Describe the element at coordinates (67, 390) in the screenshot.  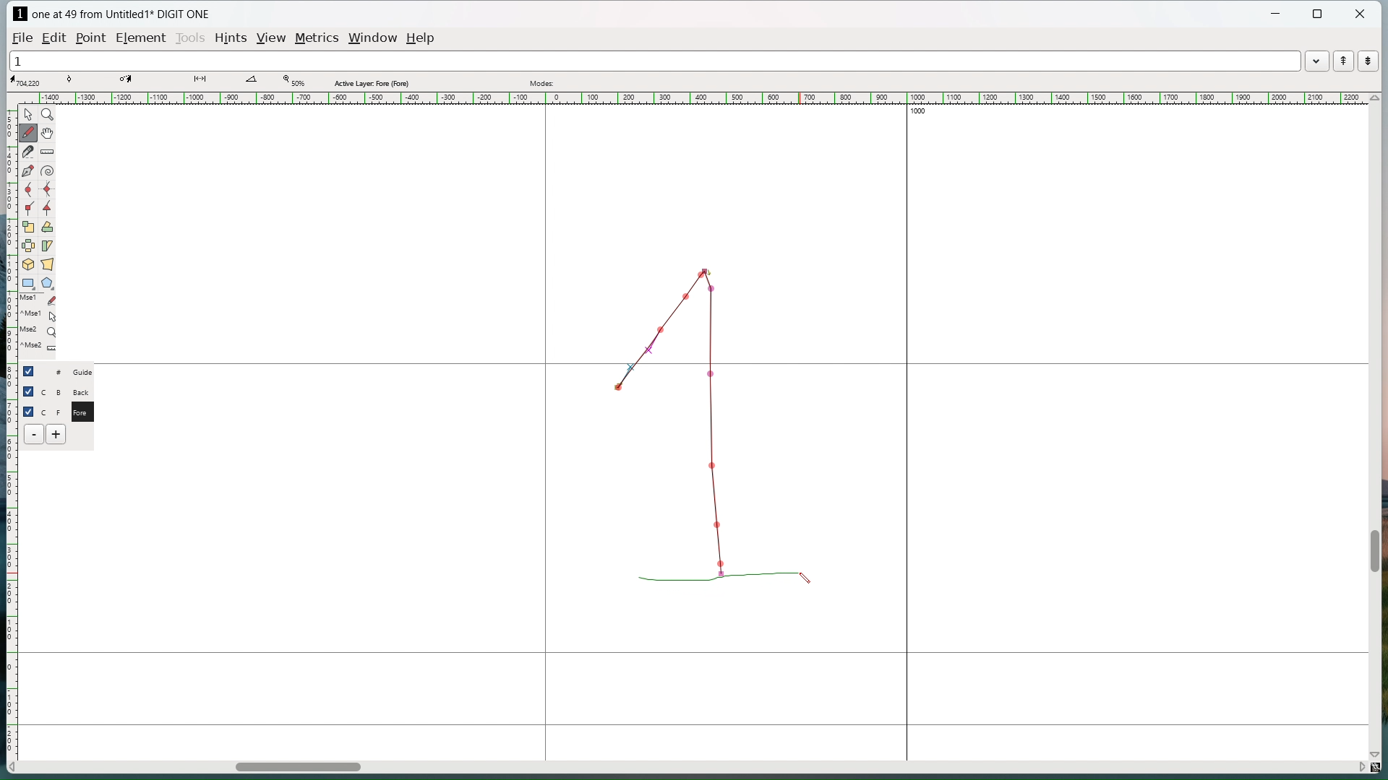
I see `C B Back` at that location.